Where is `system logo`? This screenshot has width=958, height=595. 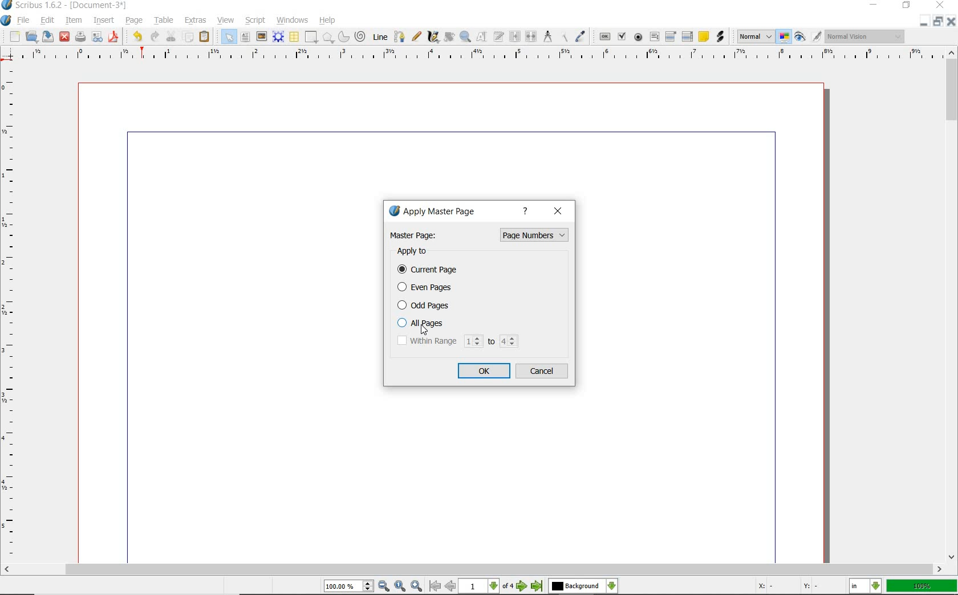 system logo is located at coordinates (6, 21).